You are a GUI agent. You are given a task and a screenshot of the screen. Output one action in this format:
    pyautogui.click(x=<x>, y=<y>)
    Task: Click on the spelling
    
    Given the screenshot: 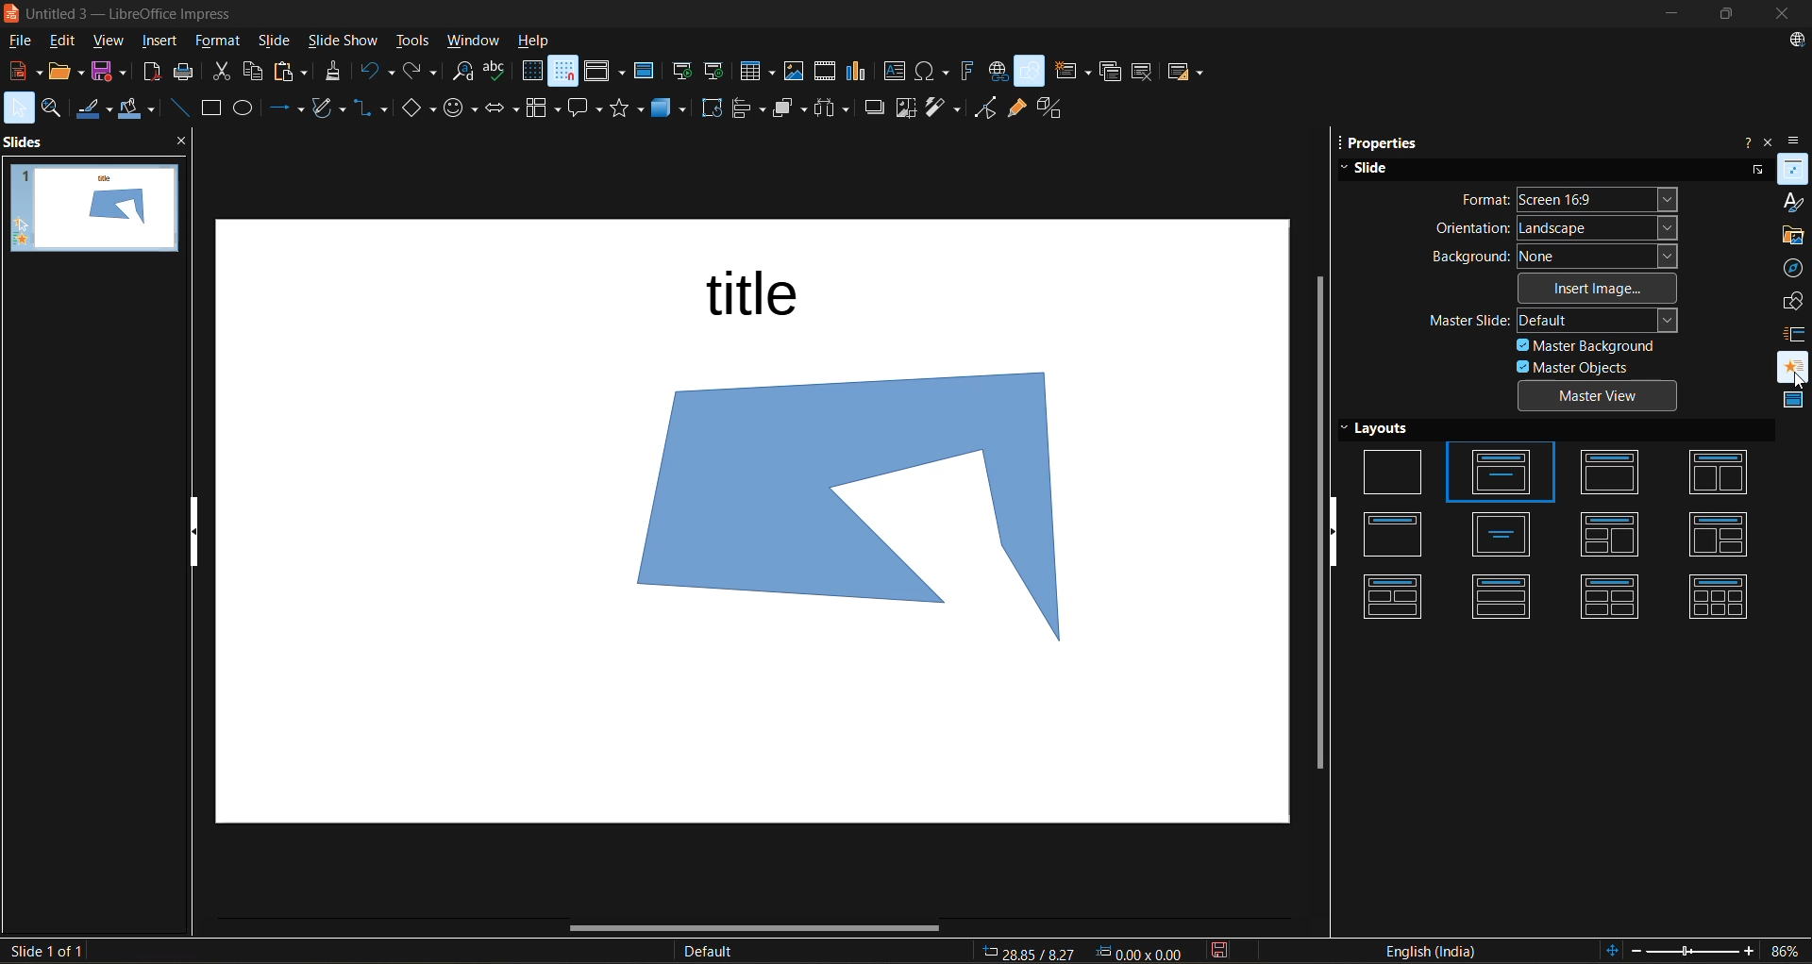 What is the action you would take?
    pyautogui.click(x=497, y=71)
    